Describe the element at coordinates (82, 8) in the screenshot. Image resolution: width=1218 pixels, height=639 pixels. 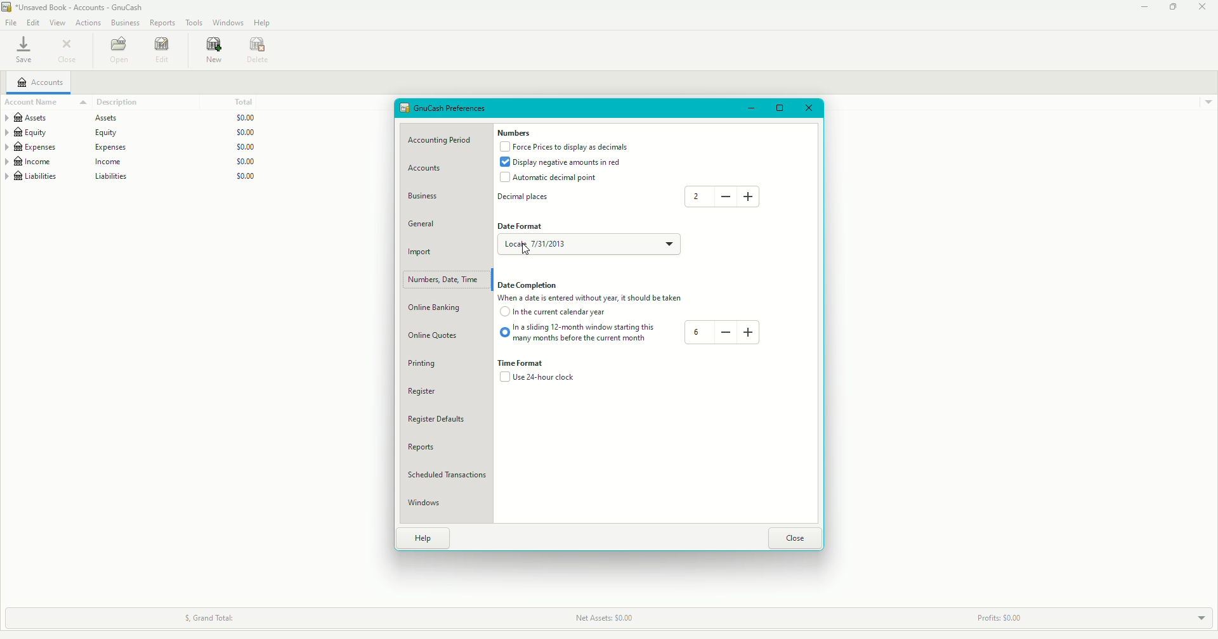
I see `file name` at that location.